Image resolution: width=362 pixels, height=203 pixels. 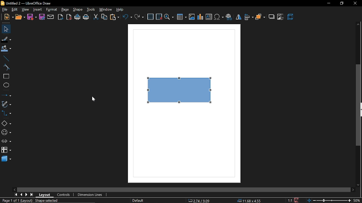 What do you see at coordinates (114, 17) in the screenshot?
I see `paste` at bounding box center [114, 17].